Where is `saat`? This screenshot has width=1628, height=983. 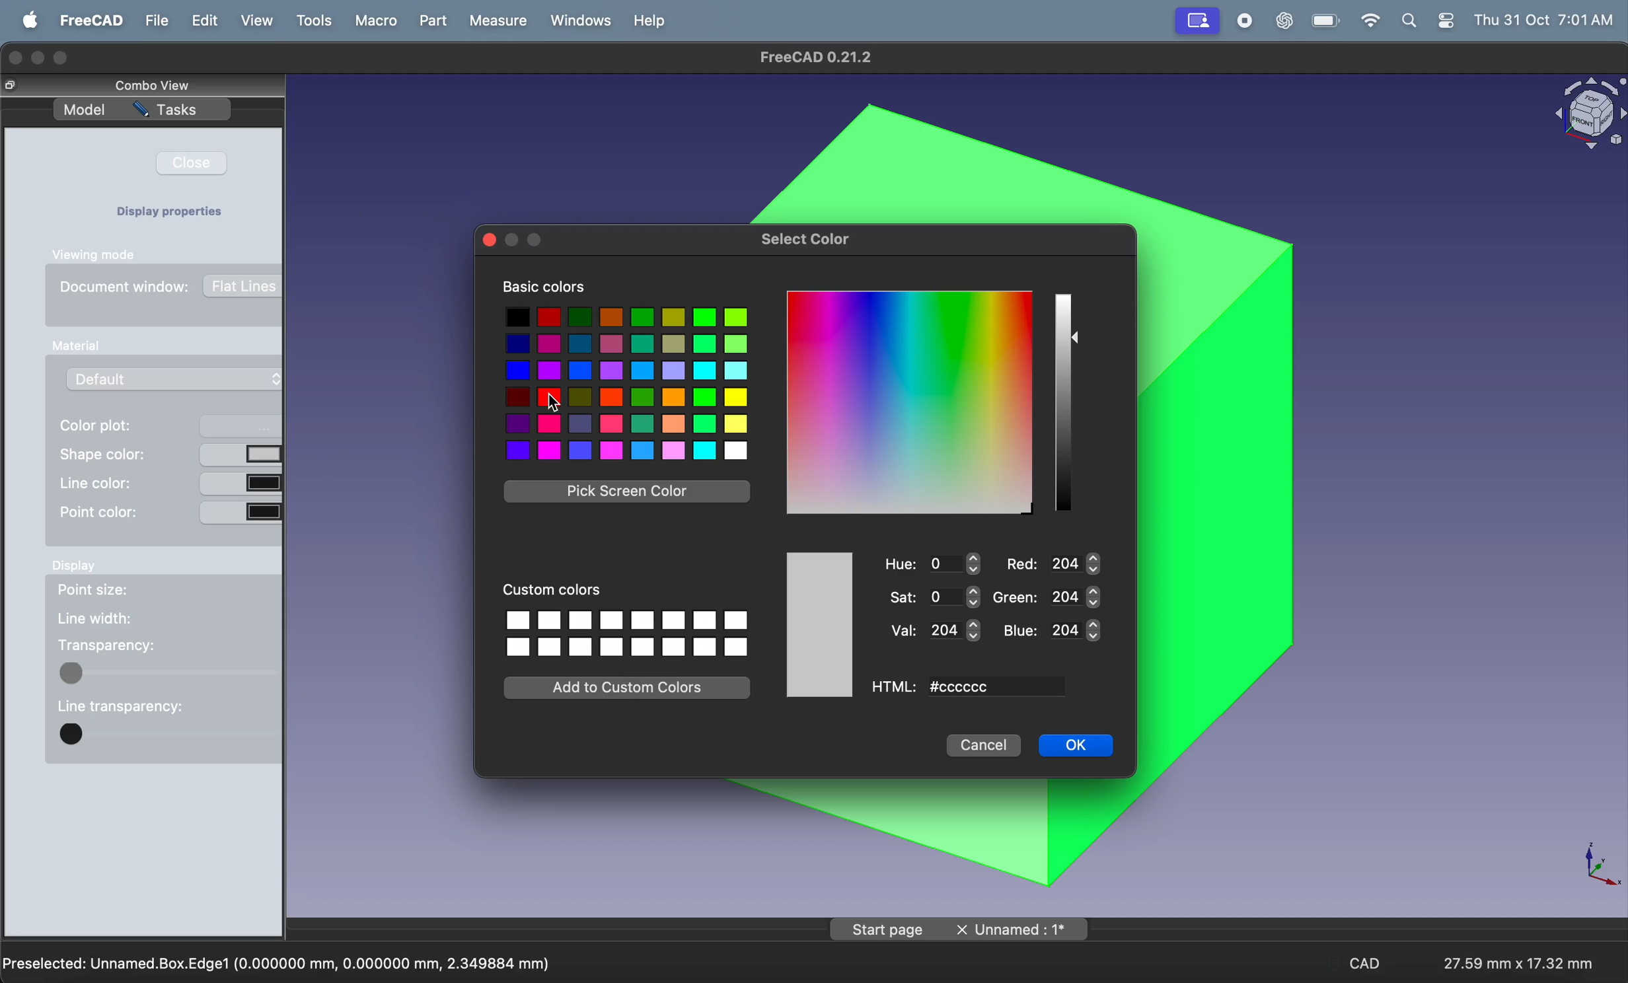 saat is located at coordinates (932, 597).